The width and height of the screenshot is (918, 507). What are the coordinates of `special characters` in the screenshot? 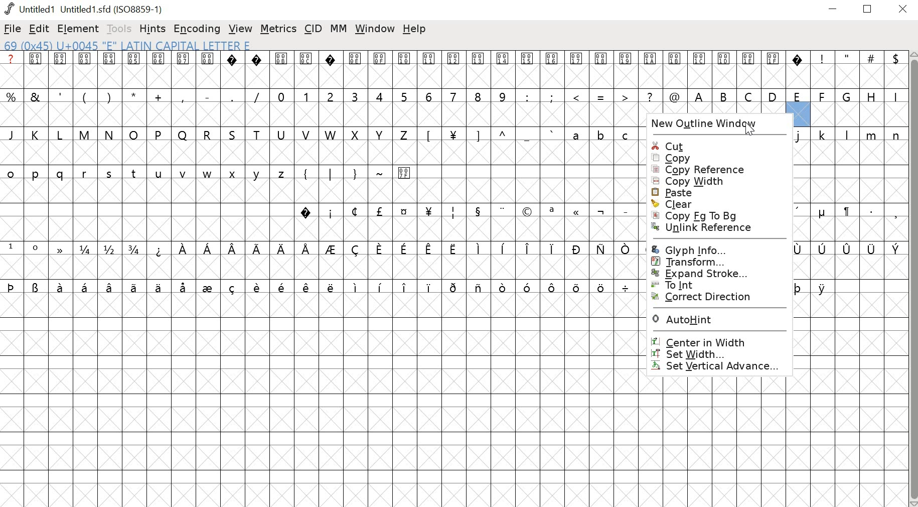 It's located at (319, 288).